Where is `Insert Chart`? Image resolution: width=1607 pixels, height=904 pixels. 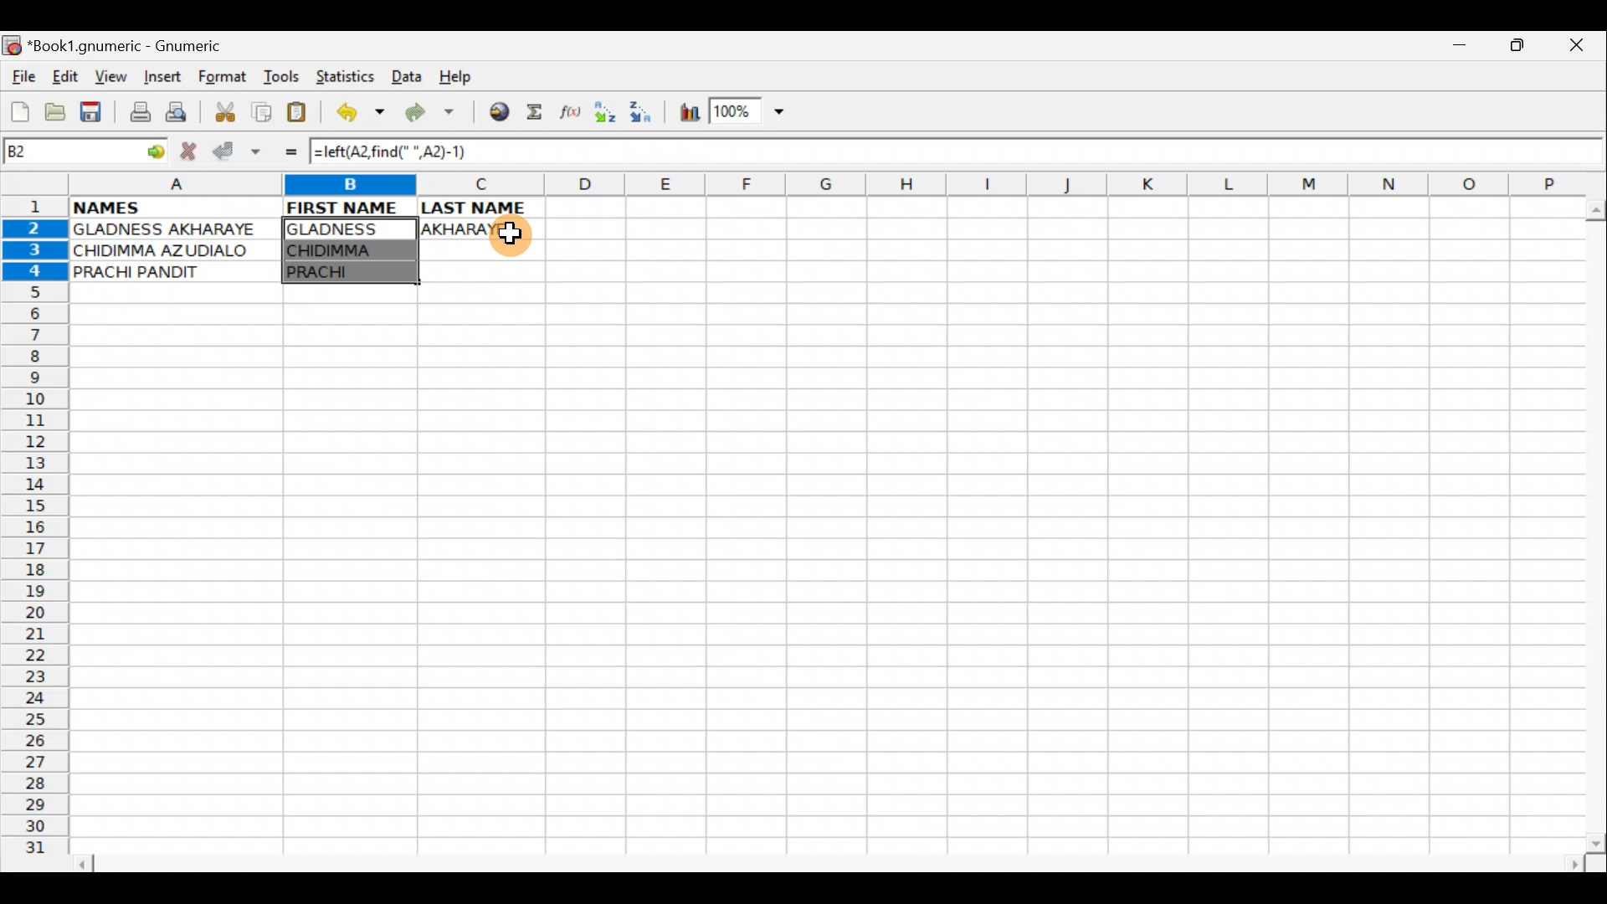 Insert Chart is located at coordinates (685, 115).